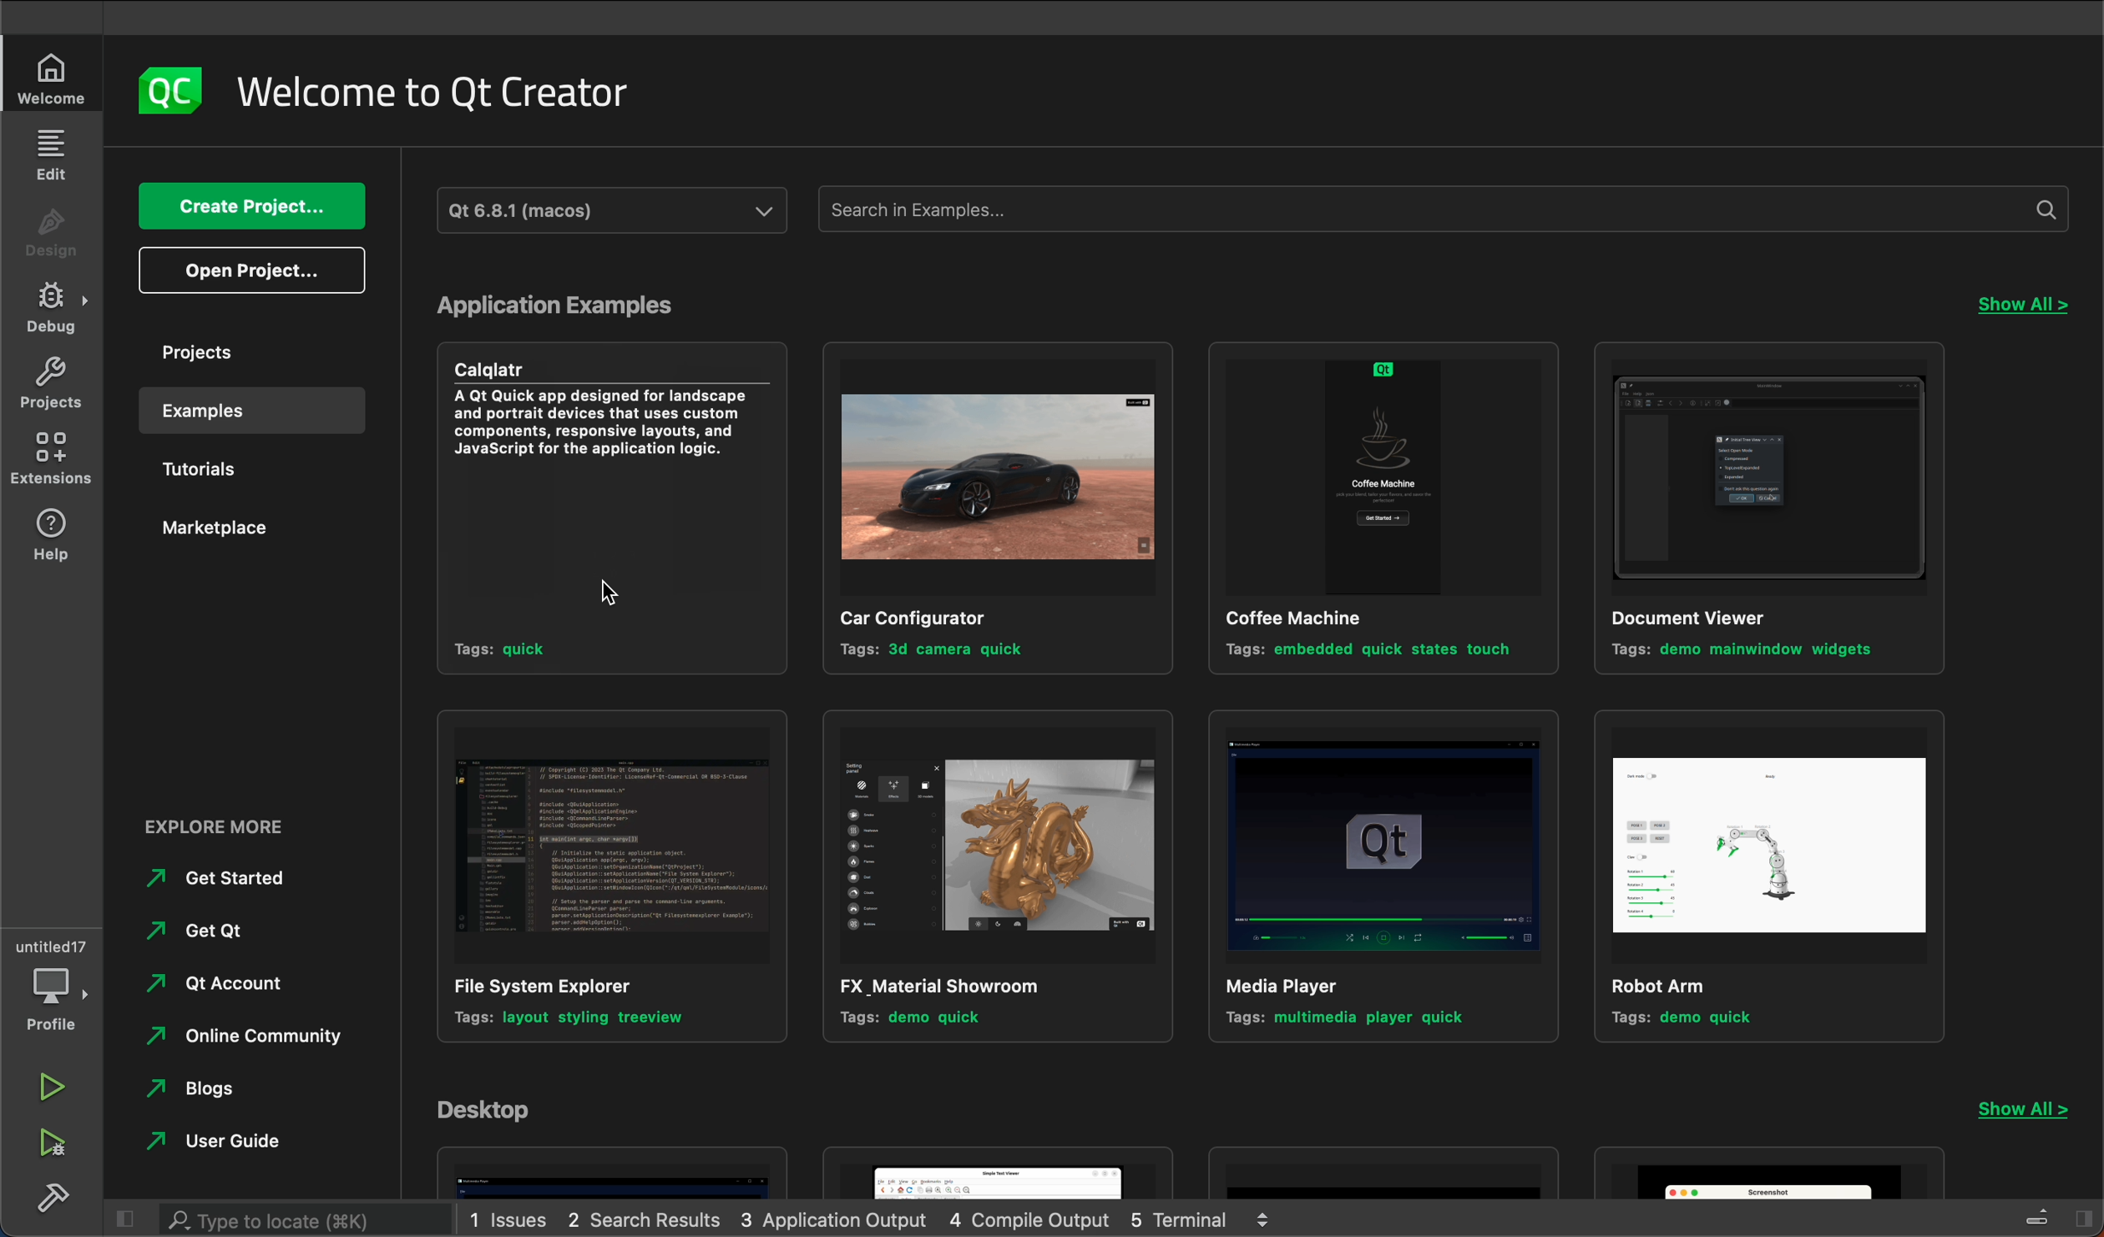 This screenshot has width=2104, height=1237. What do you see at coordinates (244, 1036) in the screenshot?
I see `online community` at bounding box center [244, 1036].